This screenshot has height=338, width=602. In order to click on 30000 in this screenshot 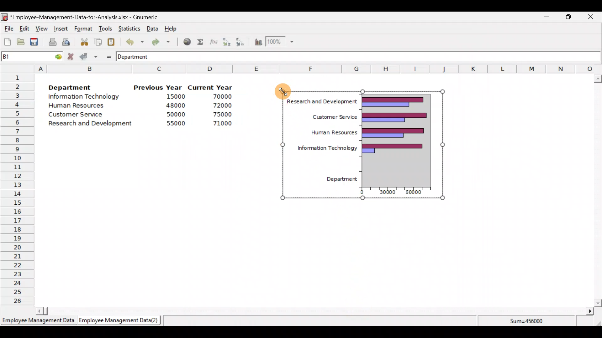, I will do `click(389, 194)`.